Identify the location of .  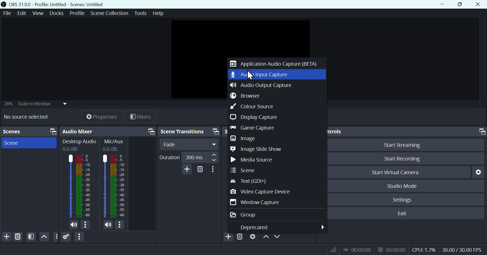
(115, 141).